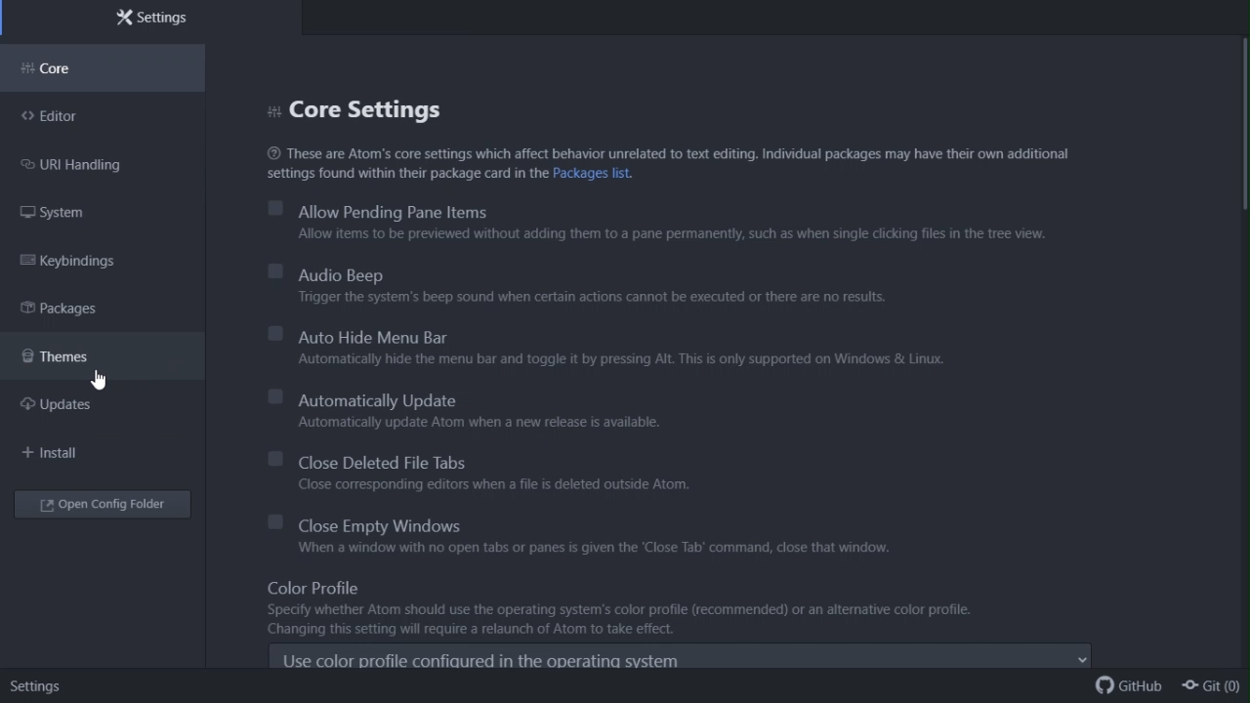 This screenshot has width=1250, height=703. What do you see at coordinates (670, 153) in the screenshot?
I see `These are Atom’s core settings which affect behavior unrelated to text editing. Individual packages may have their own additional` at bounding box center [670, 153].